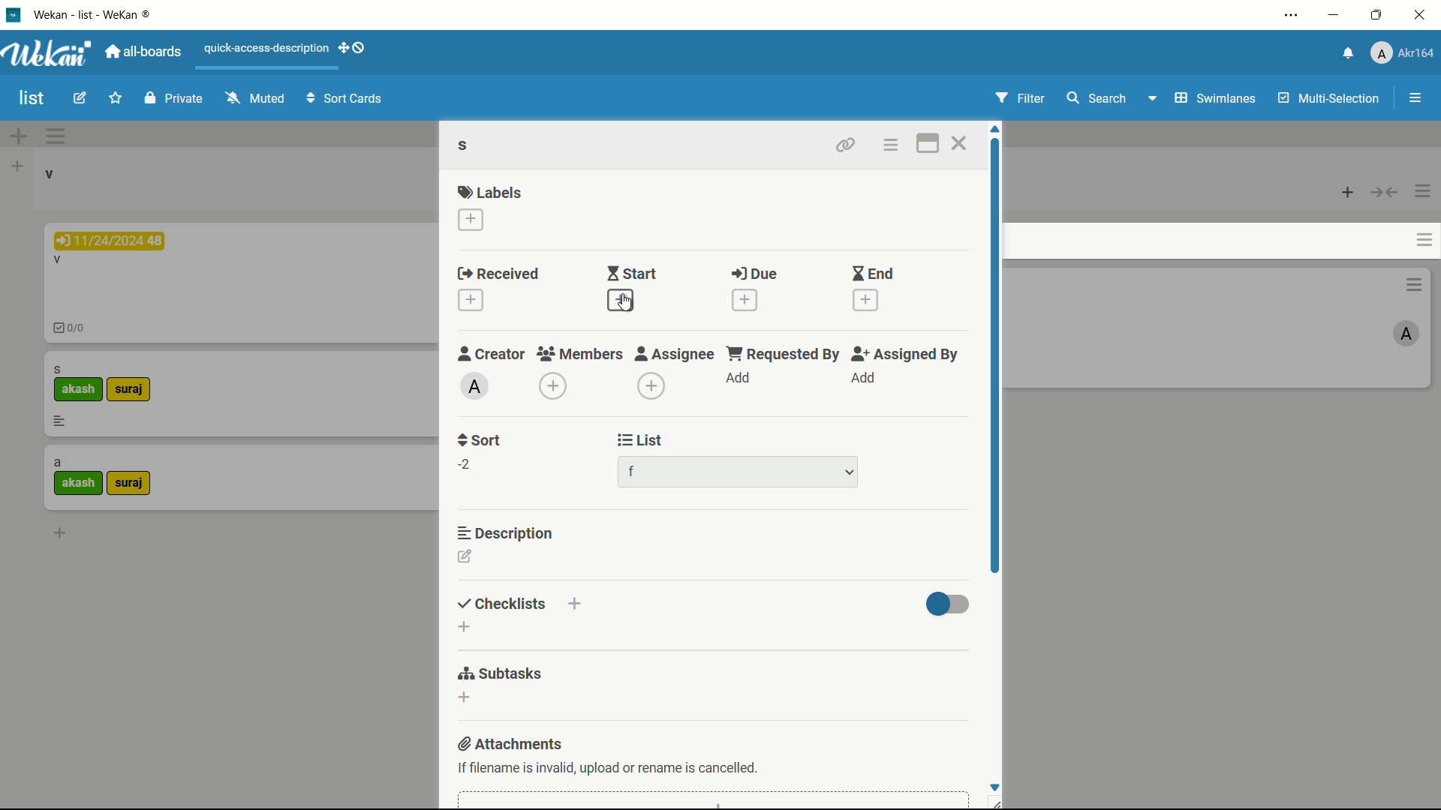 Image resolution: width=1441 pixels, height=810 pixels. I want to click on collapse, so click(1384, 193).